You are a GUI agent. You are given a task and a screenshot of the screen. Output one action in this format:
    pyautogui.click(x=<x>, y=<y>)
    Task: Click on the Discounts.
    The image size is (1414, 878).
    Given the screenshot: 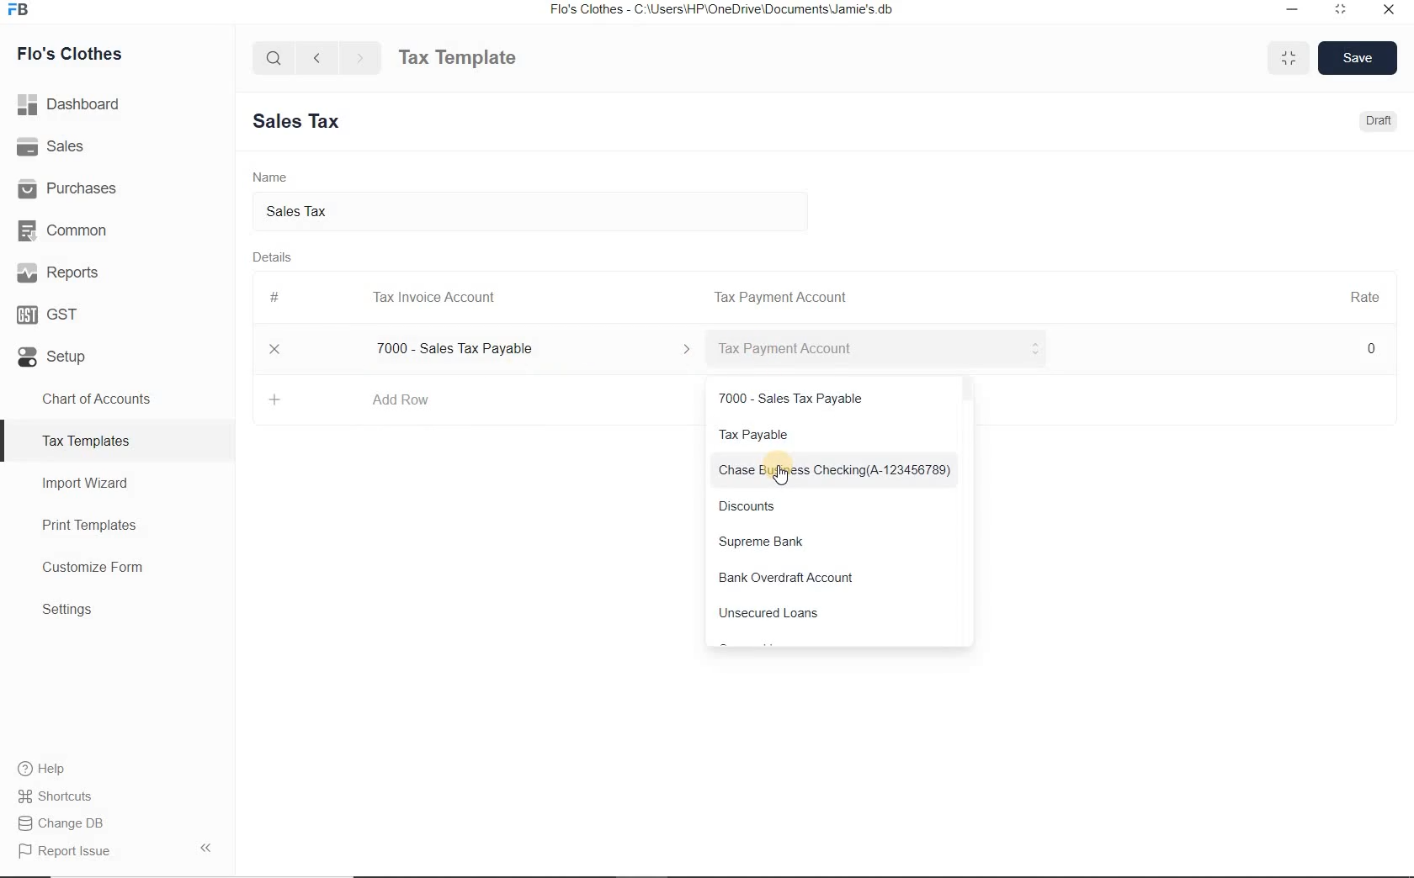 What is the action you would take?
    pyautogui.click(x=837, y=505)
    